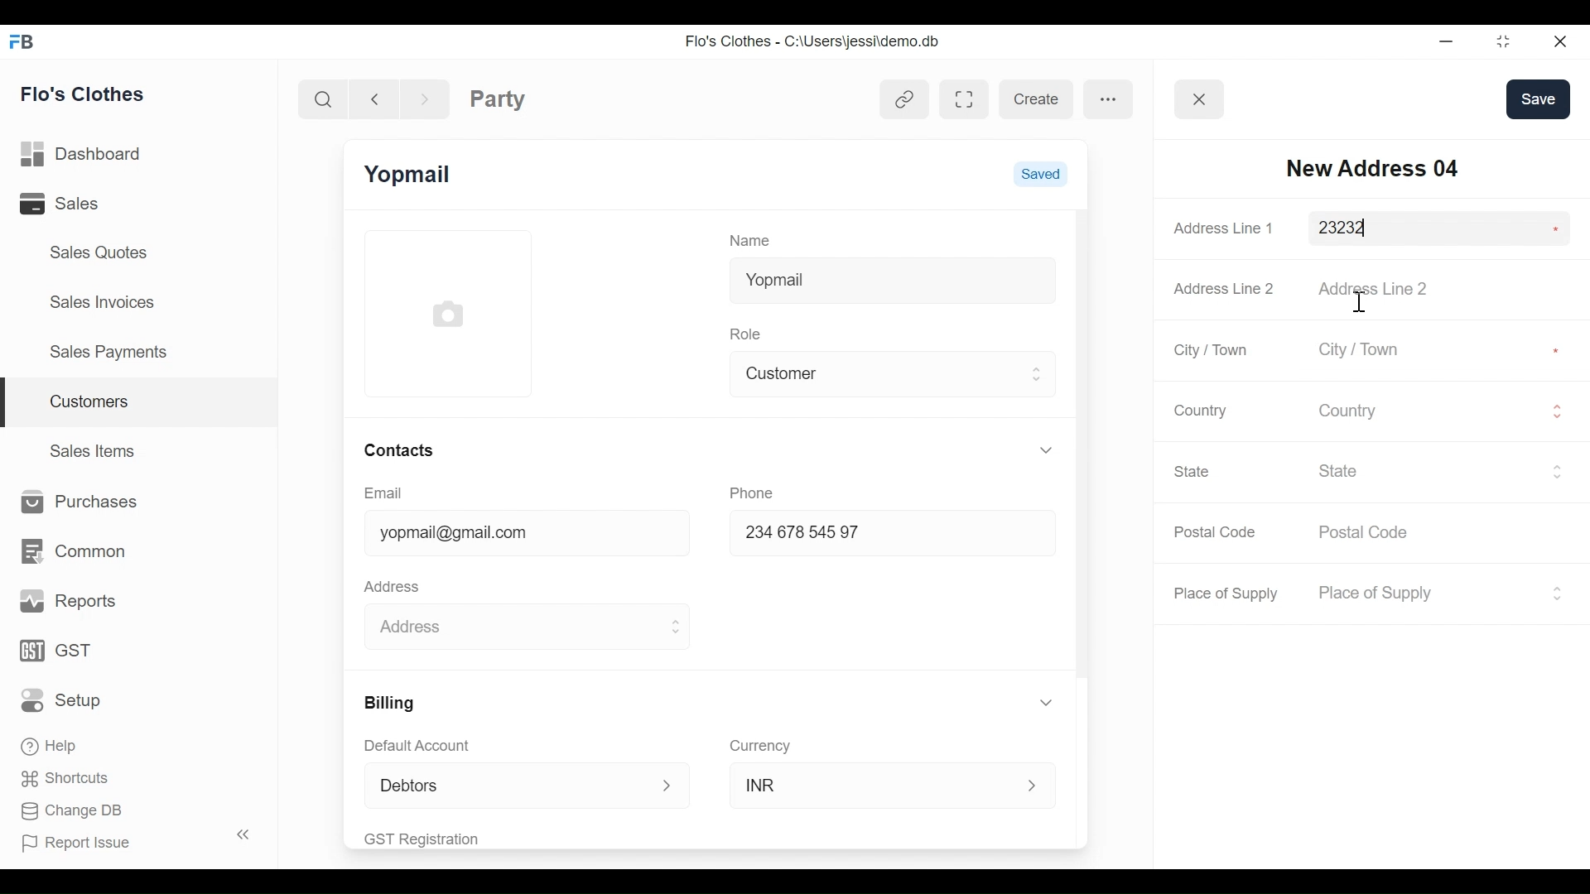  I want to click on Postal Code, so click(1217, 532).